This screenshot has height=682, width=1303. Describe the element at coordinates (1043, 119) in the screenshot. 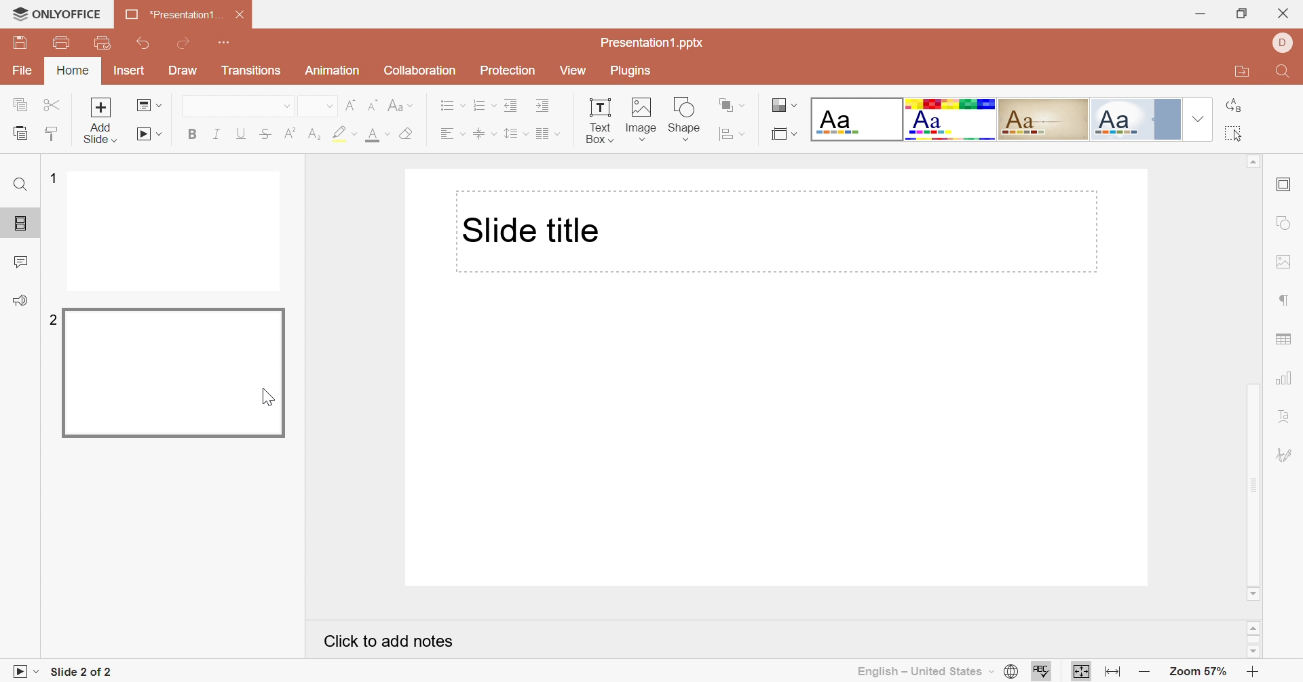

I see `Classic` at that location.